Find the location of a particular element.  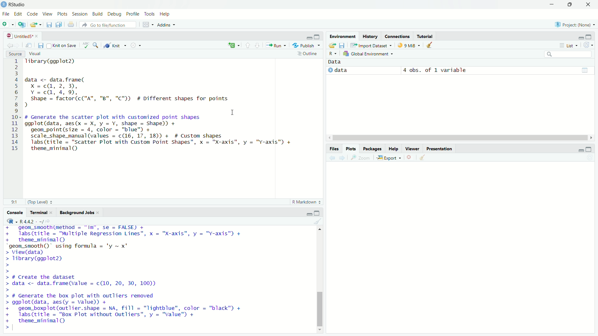

Find/Replace is located at coordinates (96, 45).